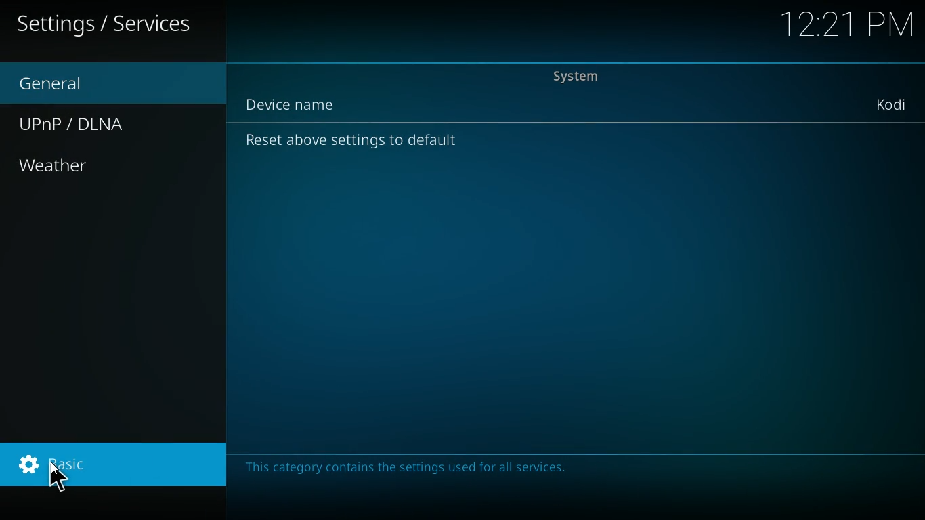 This screenshot has height=520, width=925. I want to click on upnp / dlna, so click(91, 125).